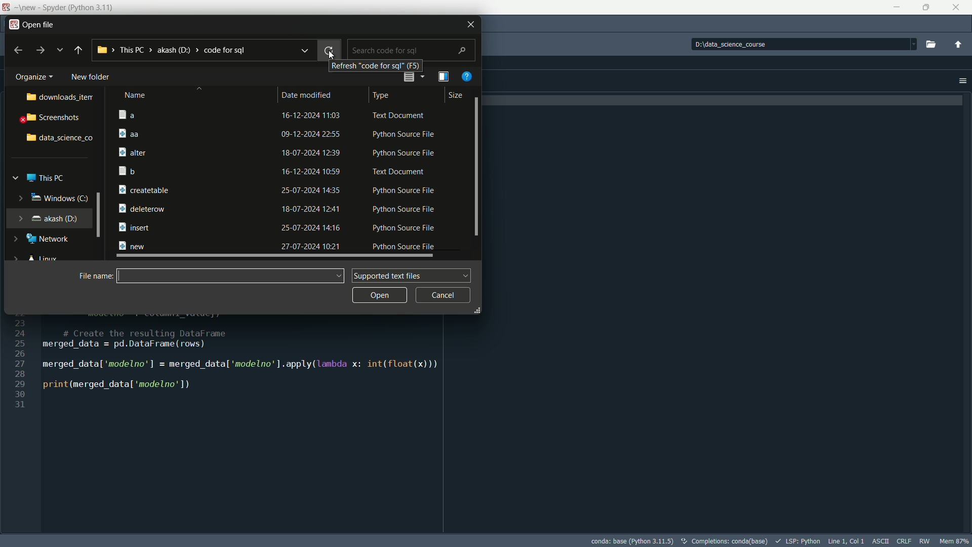 This screenshot has height=547, width=972. I want to click on conda (base), so click(725, 541).